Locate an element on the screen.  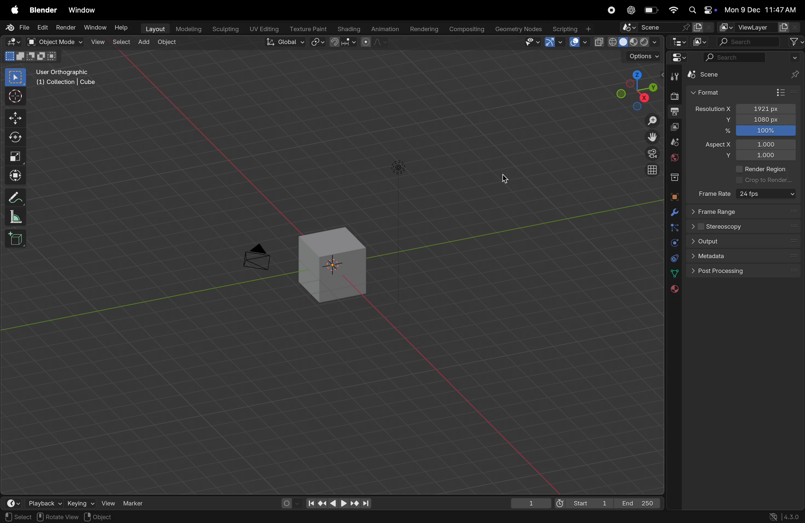
filter is located at coordinates (797, 42).